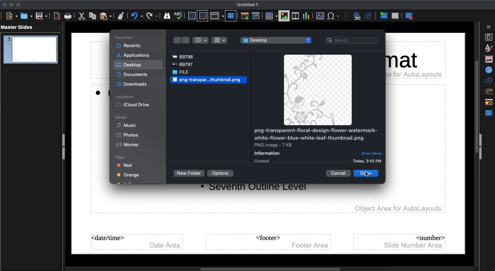 This screenshot has width=495, height=271. What do you see at coordinates (490, 113) in the screenshot?
I see `Master slide` at bounding box center [490, 113].